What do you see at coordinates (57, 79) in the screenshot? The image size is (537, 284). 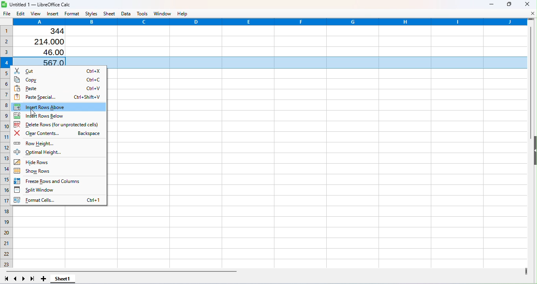 I see `Copy  Ctrl+C` at bounding box center [57, 79].